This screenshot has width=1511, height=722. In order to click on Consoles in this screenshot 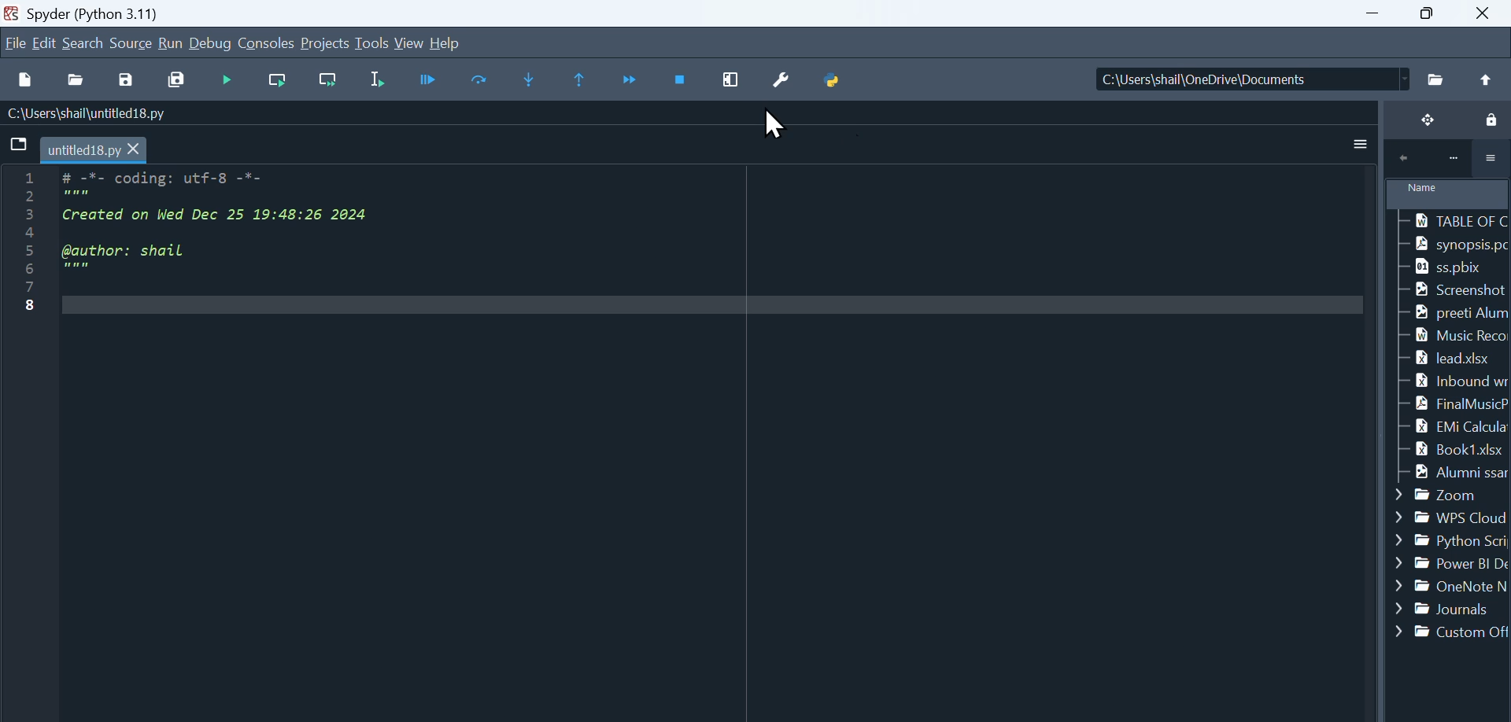, I will do `click(268, 42)`.